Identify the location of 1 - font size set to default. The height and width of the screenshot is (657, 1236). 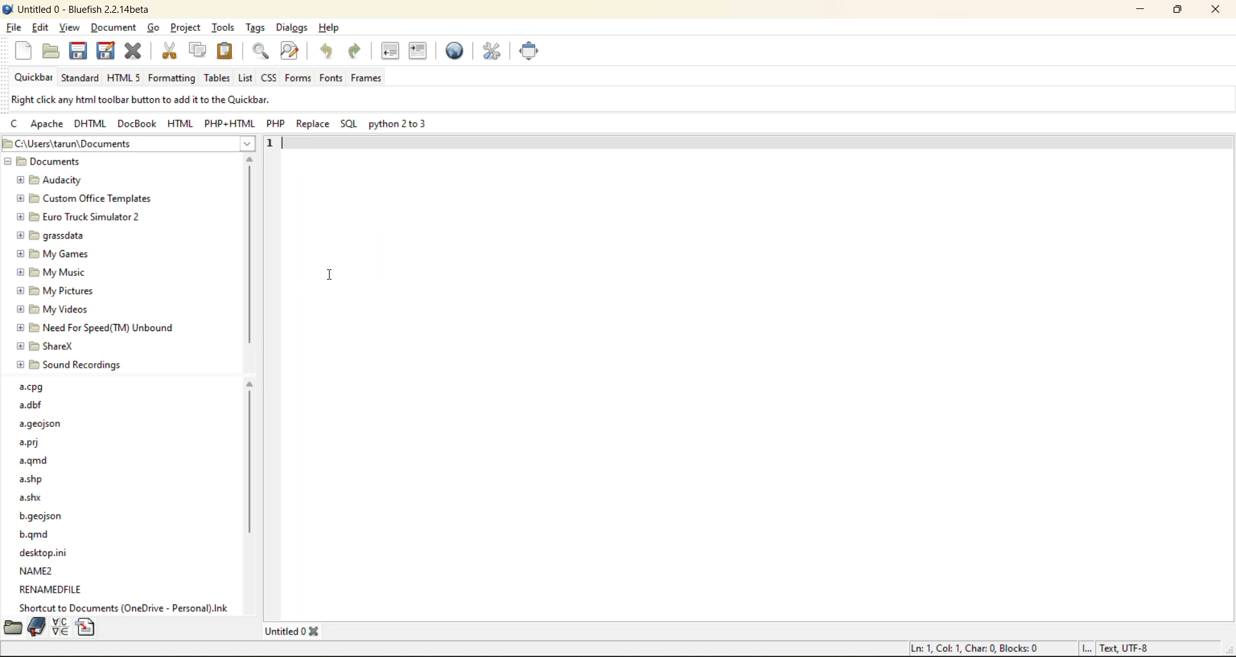
(272, 143).